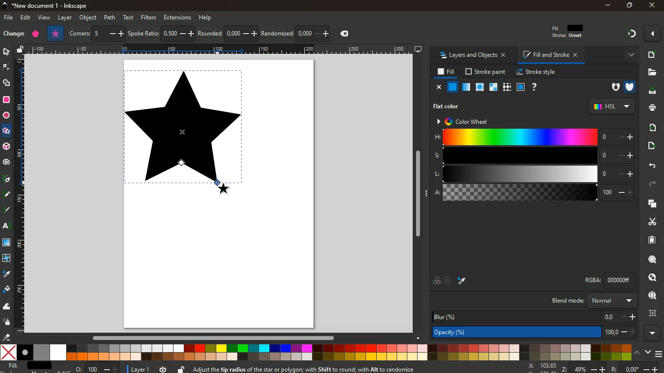  I want to click on fill, so click(574, 32).